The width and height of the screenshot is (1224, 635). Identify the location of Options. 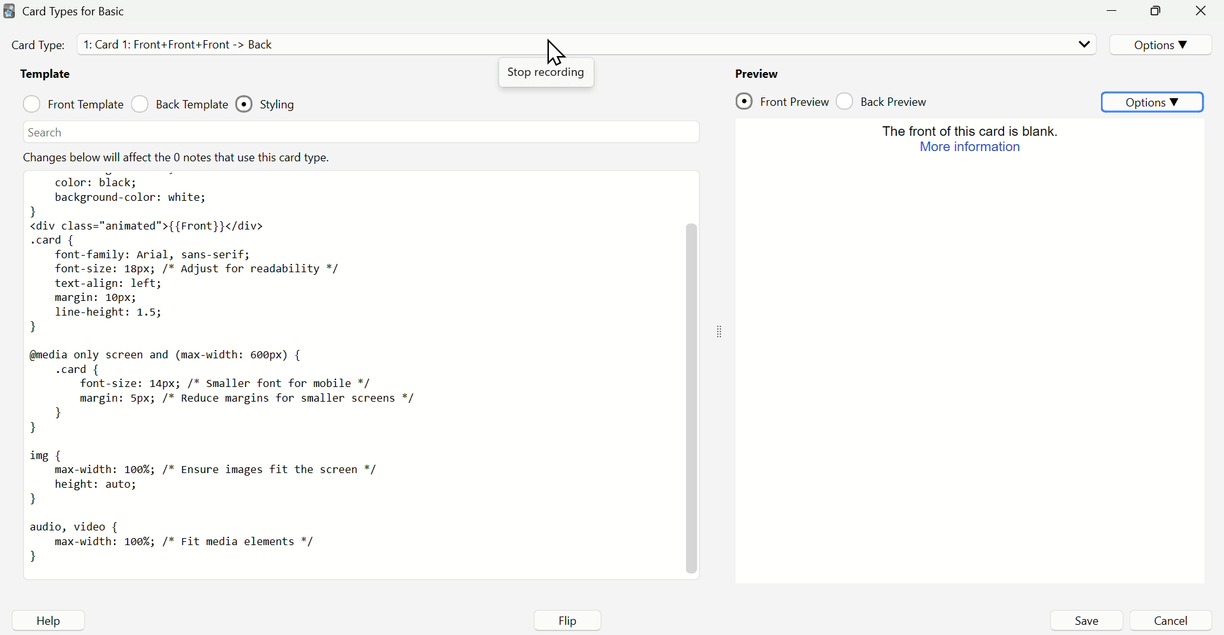
(1158, 43).